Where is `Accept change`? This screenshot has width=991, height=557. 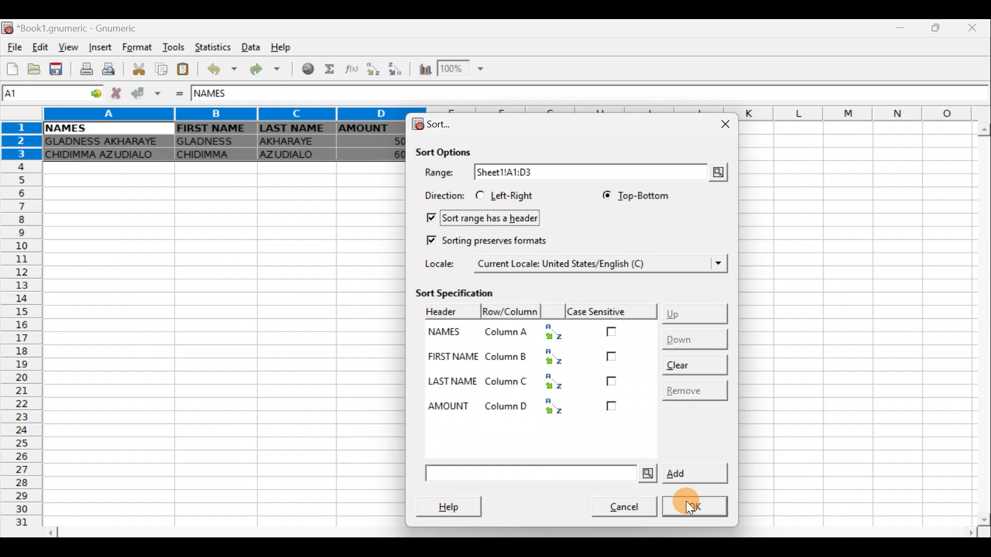
Accept change is located at coordinates (145, 93).